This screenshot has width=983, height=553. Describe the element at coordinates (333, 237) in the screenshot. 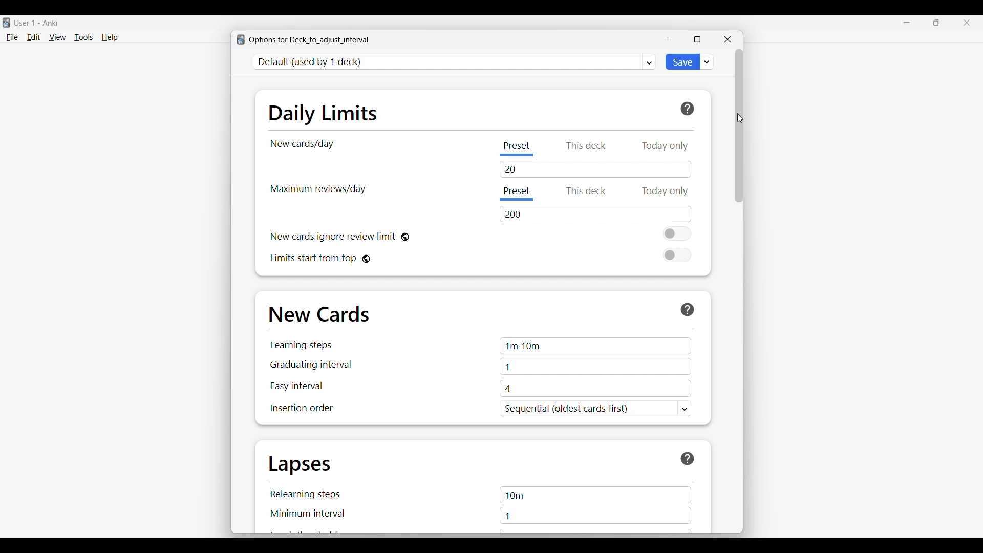

I see `Review limit info for new cards` at that location.